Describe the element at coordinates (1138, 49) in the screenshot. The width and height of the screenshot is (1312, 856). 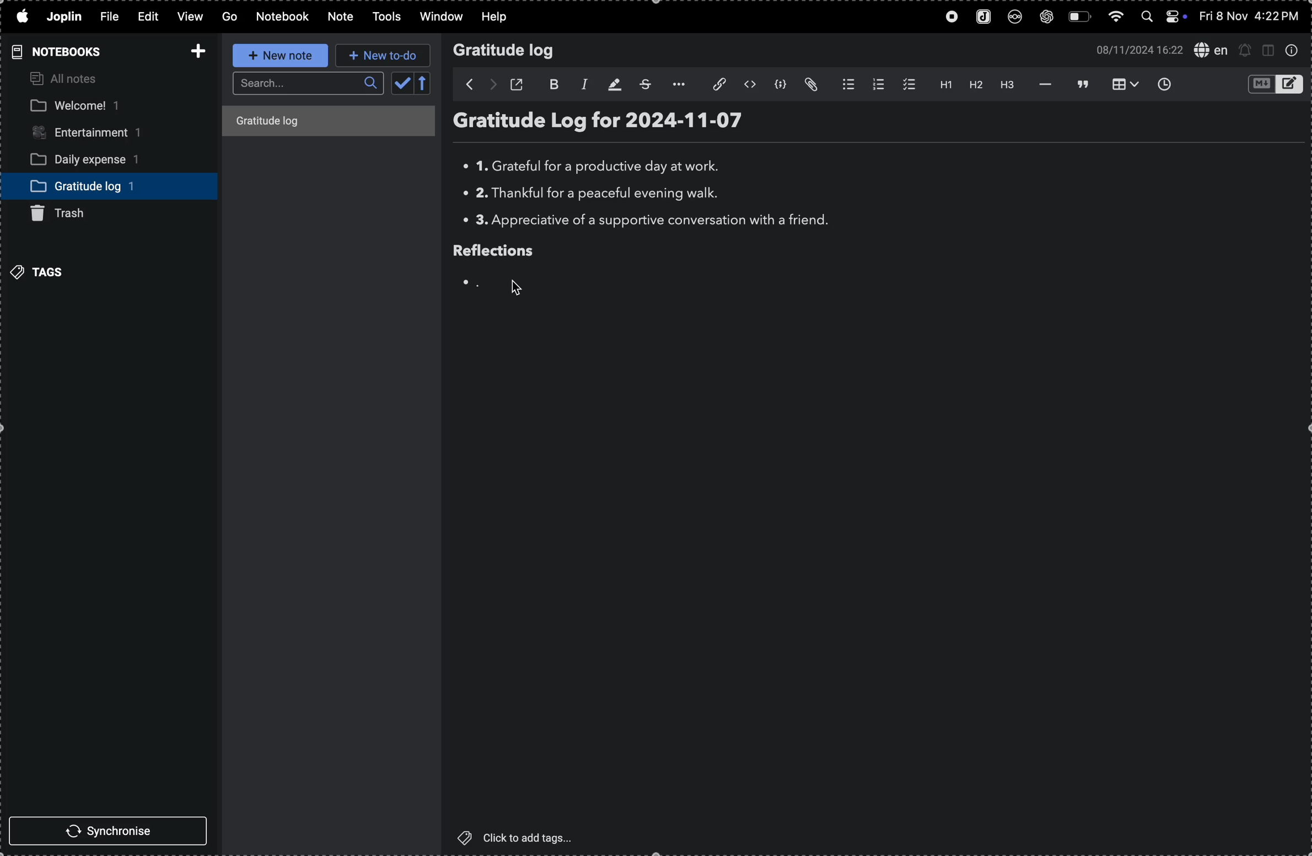
I see `date and time` at that location.